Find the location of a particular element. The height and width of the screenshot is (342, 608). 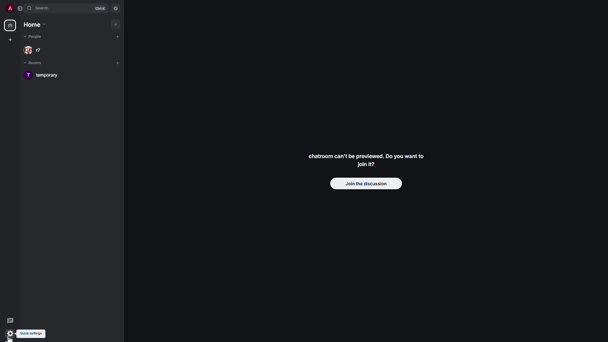

quick settings is located at coordinates (32, 334).